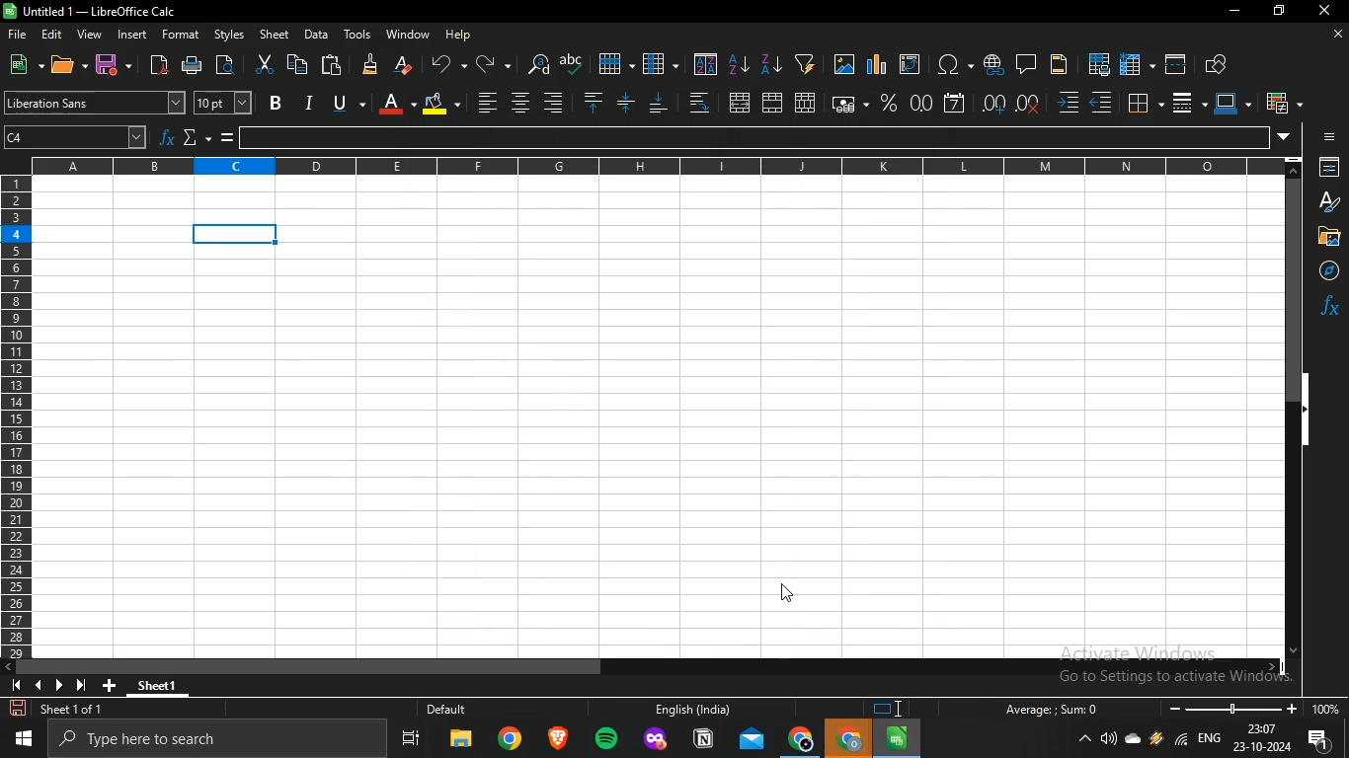  Describe the element at coordinates (132, 34) in the screenshot. I see `insert` at that location.